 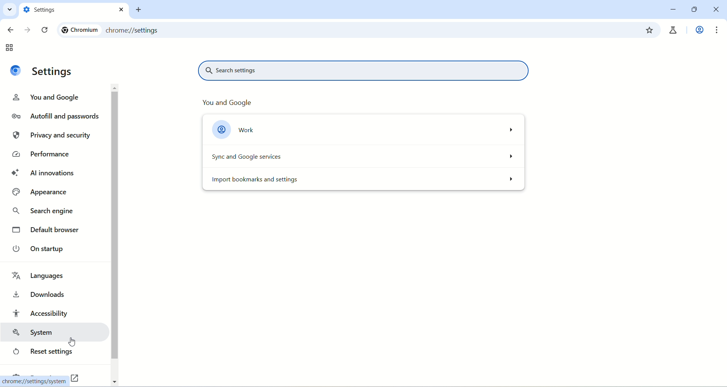 What do you see at coordinates (114, 381) in the screenshot?
I see `move down` at bounding box center [114, 381].